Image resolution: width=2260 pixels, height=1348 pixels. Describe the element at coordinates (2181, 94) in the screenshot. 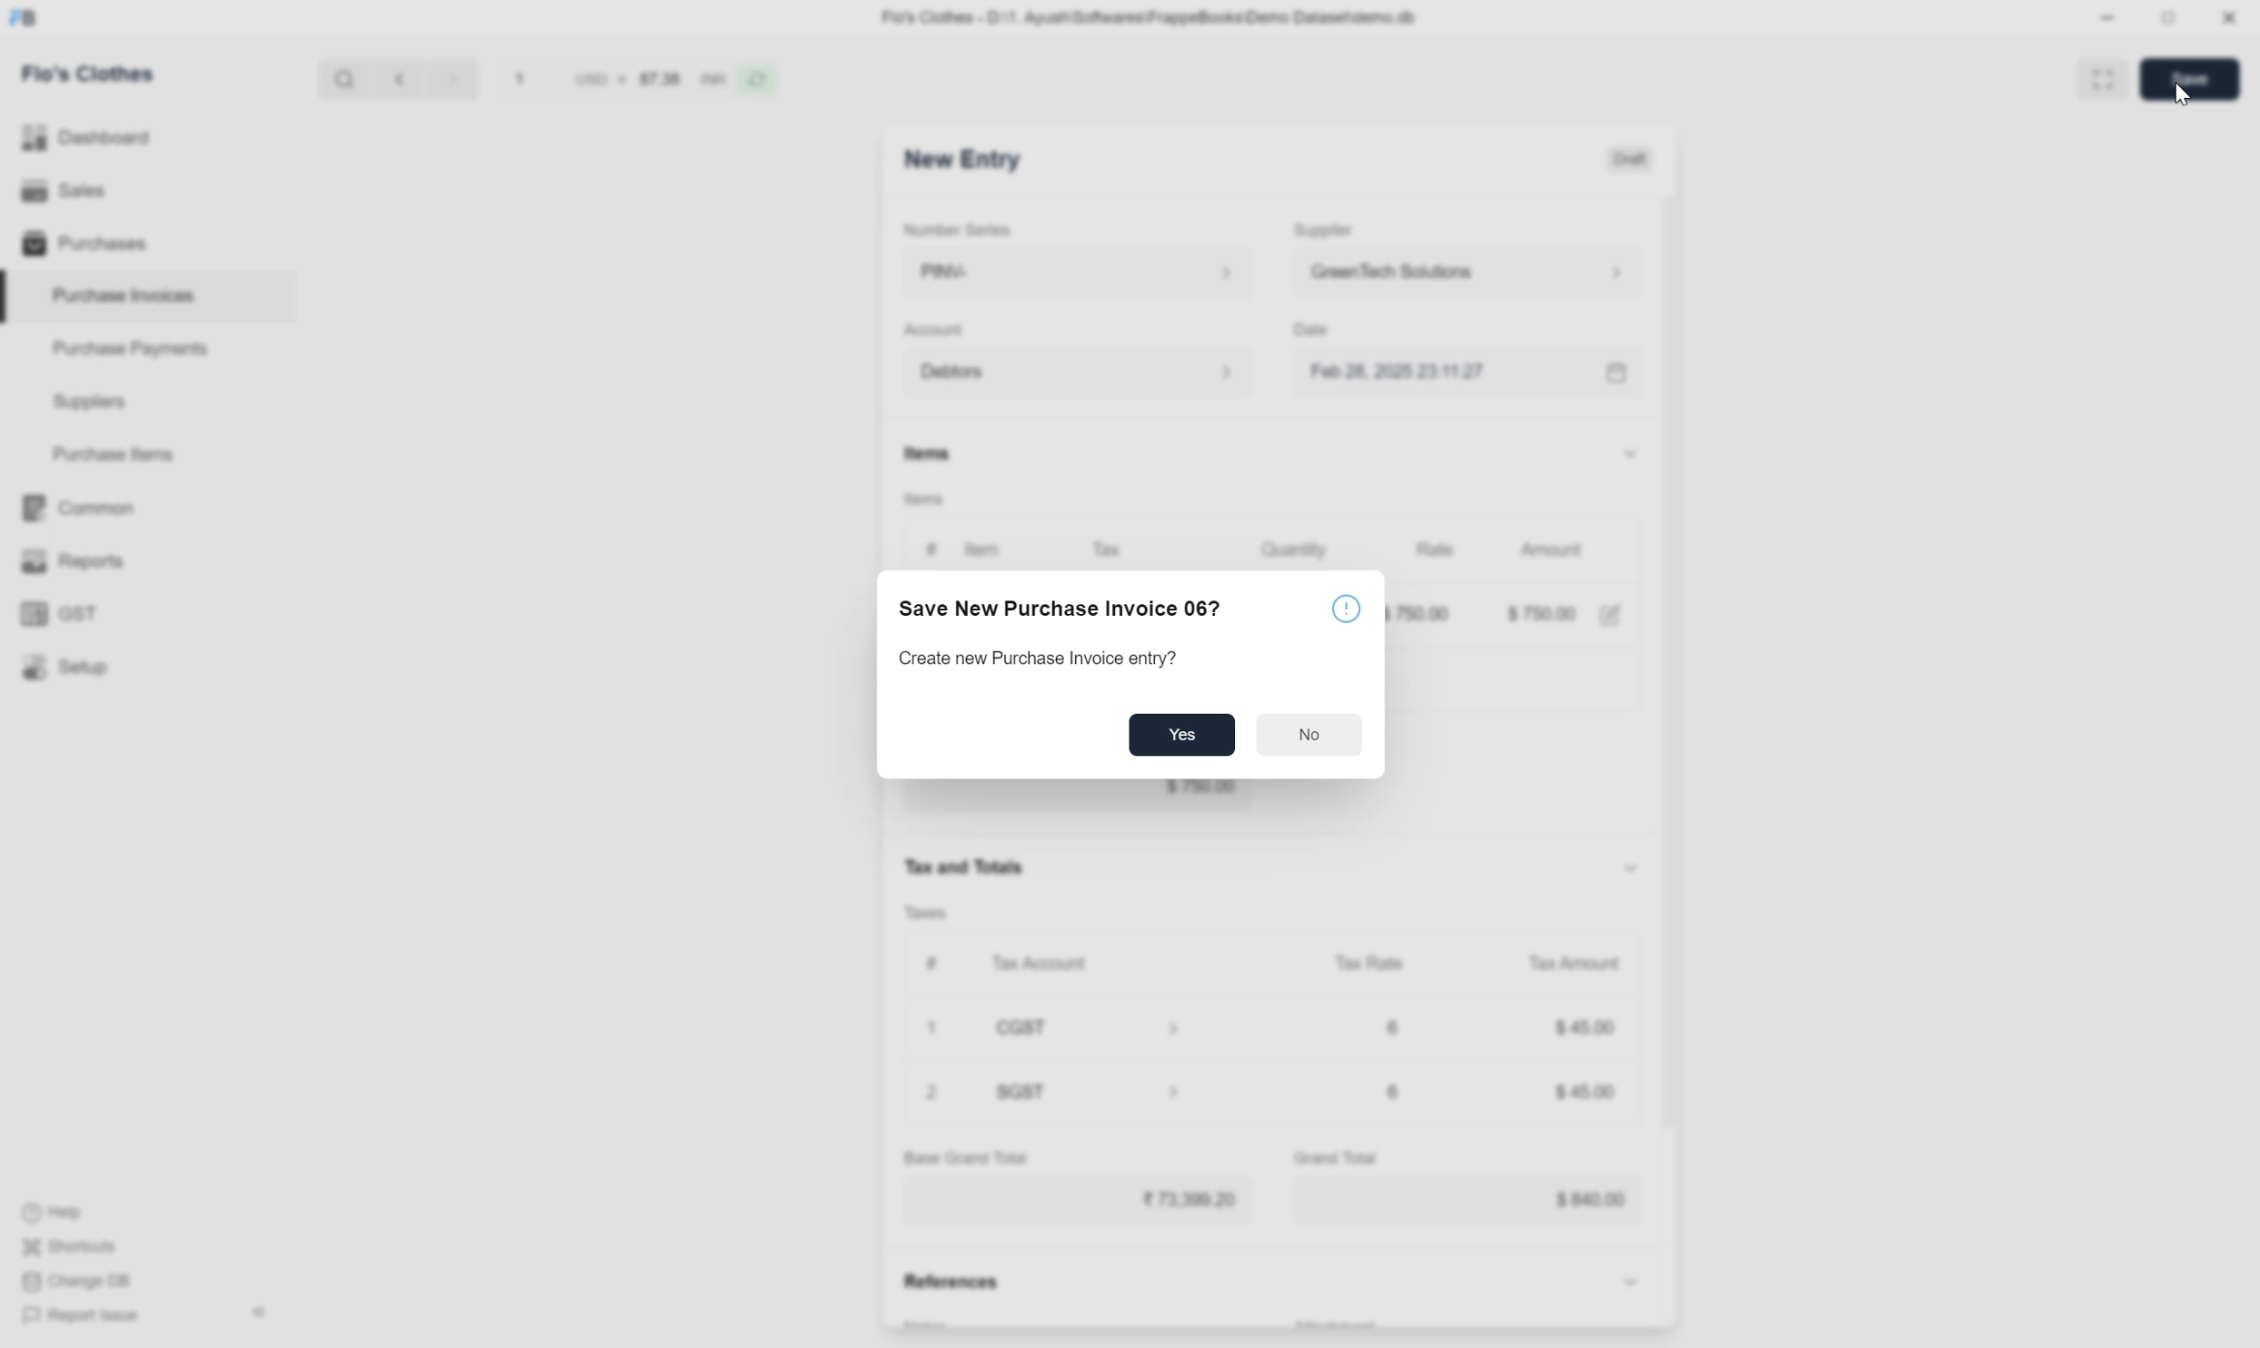

I see `Cursor` at that location.